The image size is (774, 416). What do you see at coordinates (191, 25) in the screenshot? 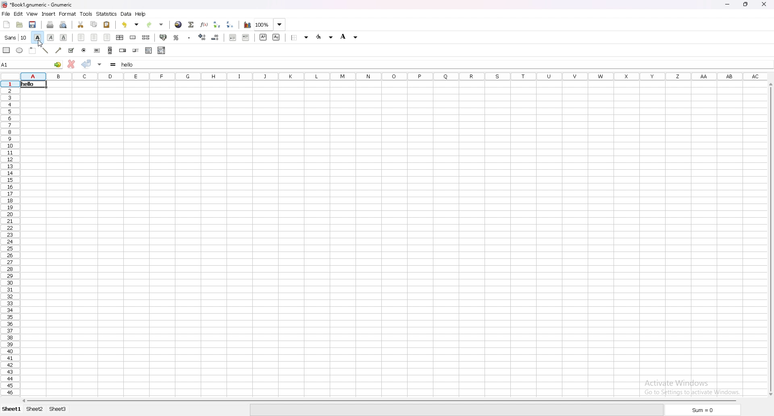
I see `summation` at bounding box center [191, 25].